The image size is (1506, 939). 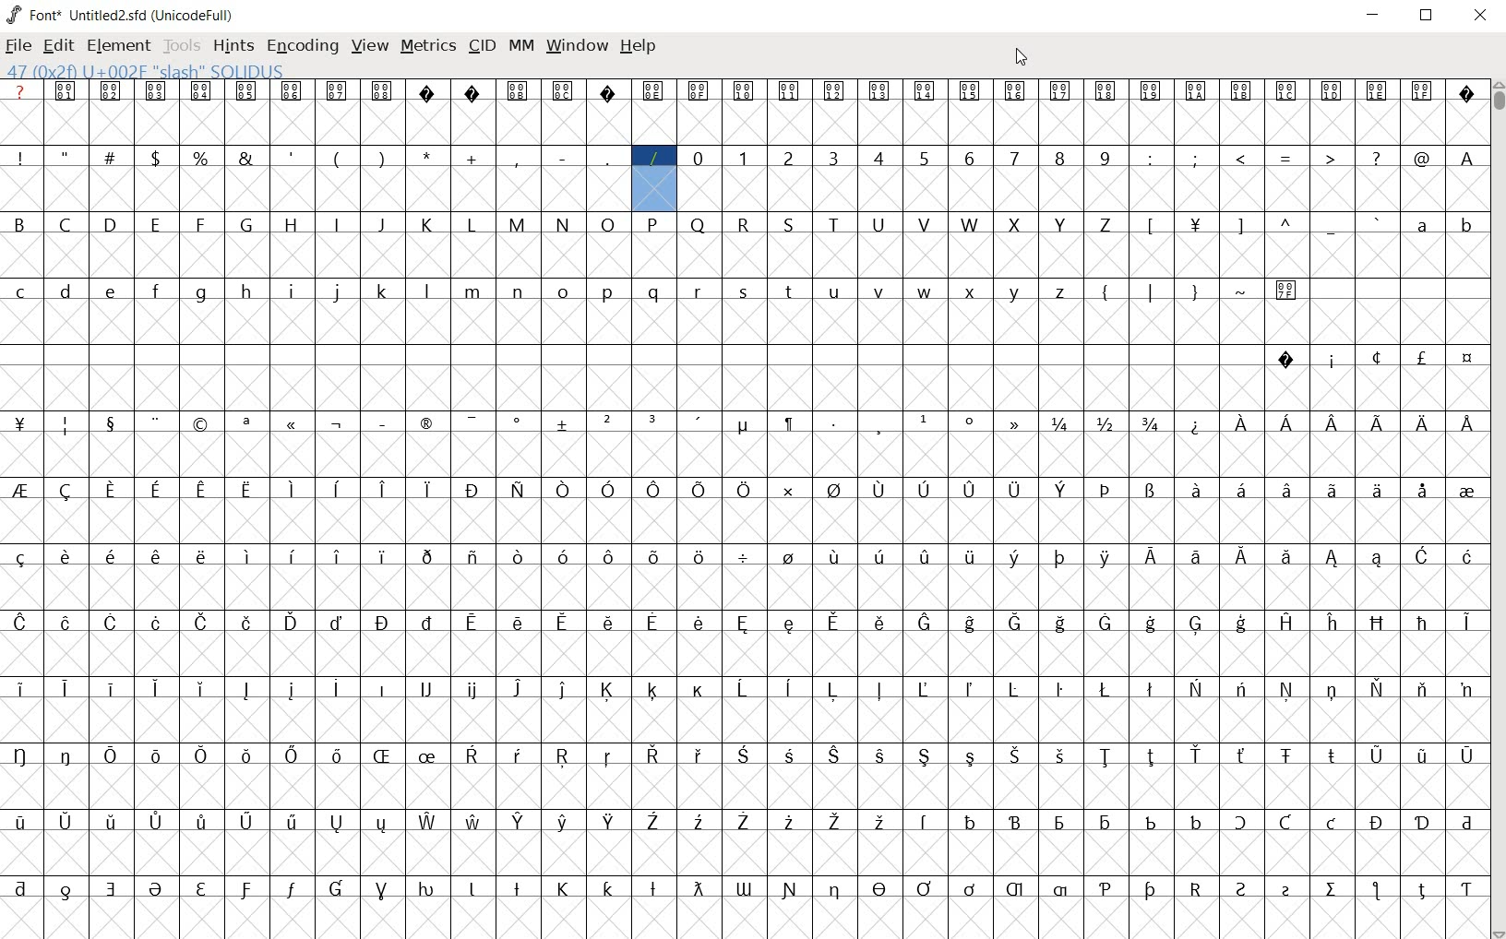 I want to click on glyph, so click(x=971, y=758).